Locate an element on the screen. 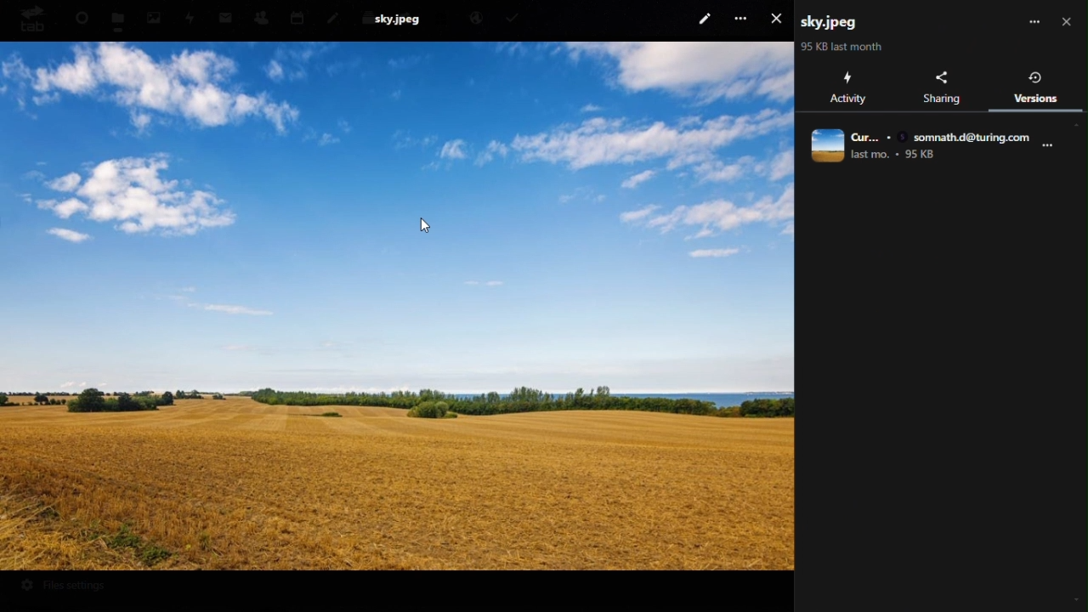  Versions is located at coordinates (1034, 85).